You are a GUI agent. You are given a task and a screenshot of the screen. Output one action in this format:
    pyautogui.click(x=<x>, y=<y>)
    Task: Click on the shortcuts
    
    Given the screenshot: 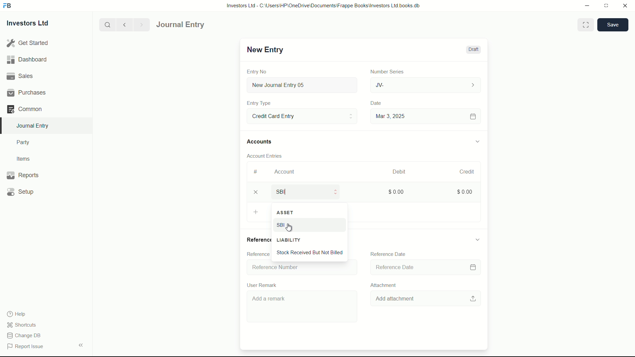 What is the action you would take?
    pyautogui.click(x=23, y=325)
    